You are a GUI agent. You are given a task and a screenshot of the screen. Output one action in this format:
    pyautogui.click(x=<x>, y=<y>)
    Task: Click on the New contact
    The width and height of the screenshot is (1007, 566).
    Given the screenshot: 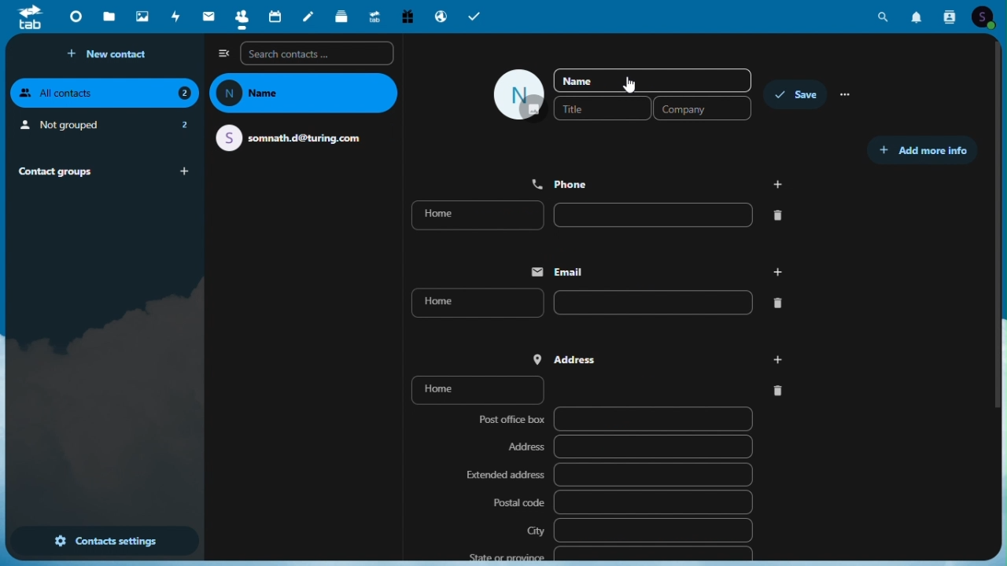 What is the action you would take?
    pyautogui.click(x=112, y=54)
    